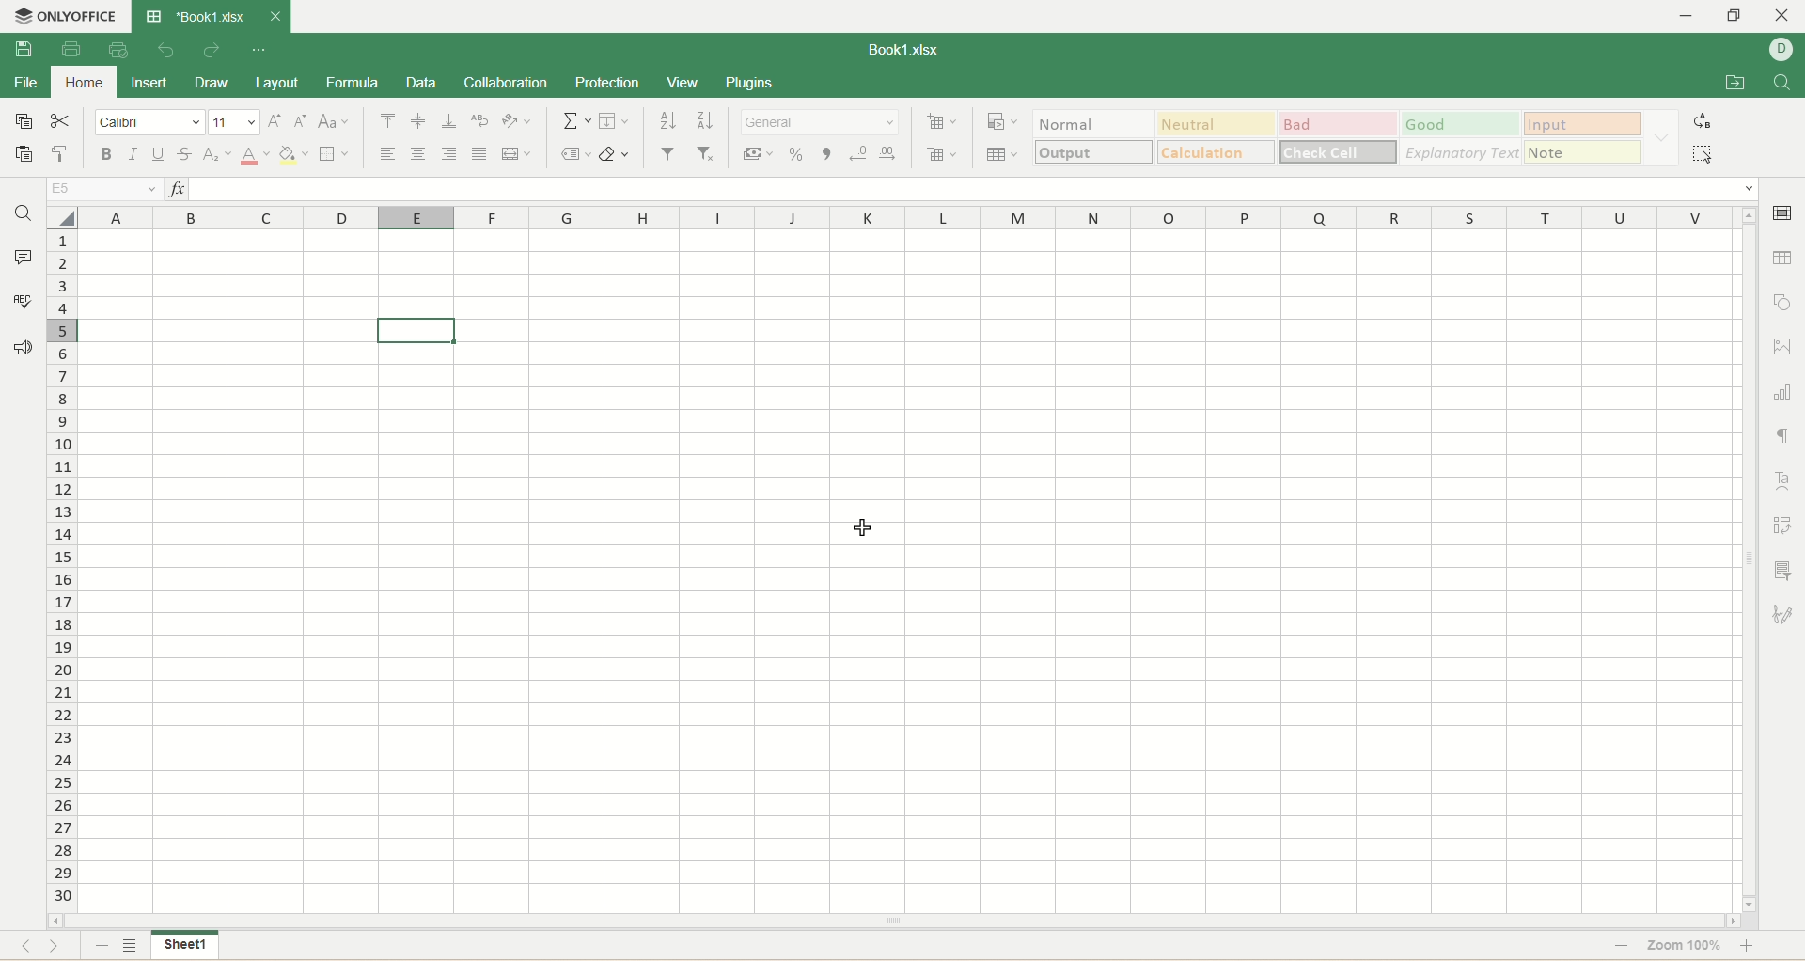 This screenshot has height=961, width=1805. I want to click on comment, so click(24, 259).